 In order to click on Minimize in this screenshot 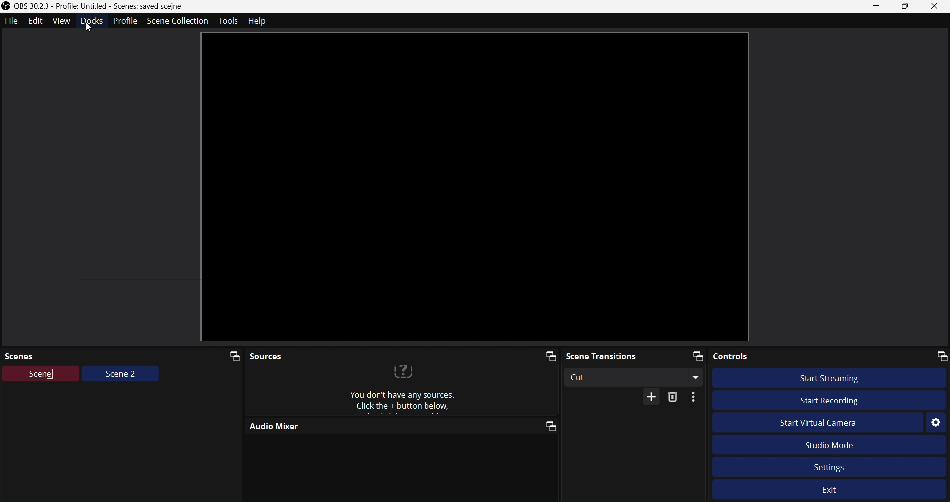, I will do `click(877, 5)`.